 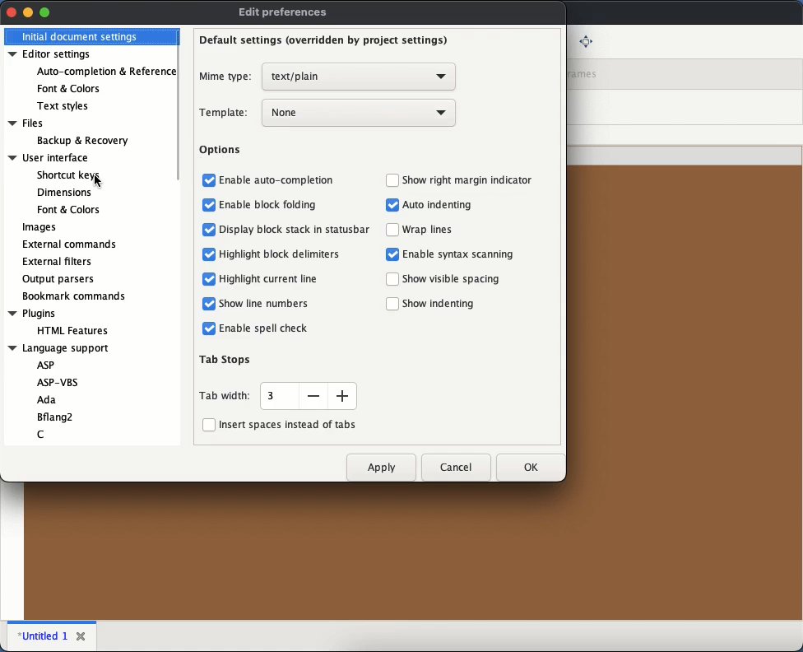 I want to click on close, so click(x=12, y=12).